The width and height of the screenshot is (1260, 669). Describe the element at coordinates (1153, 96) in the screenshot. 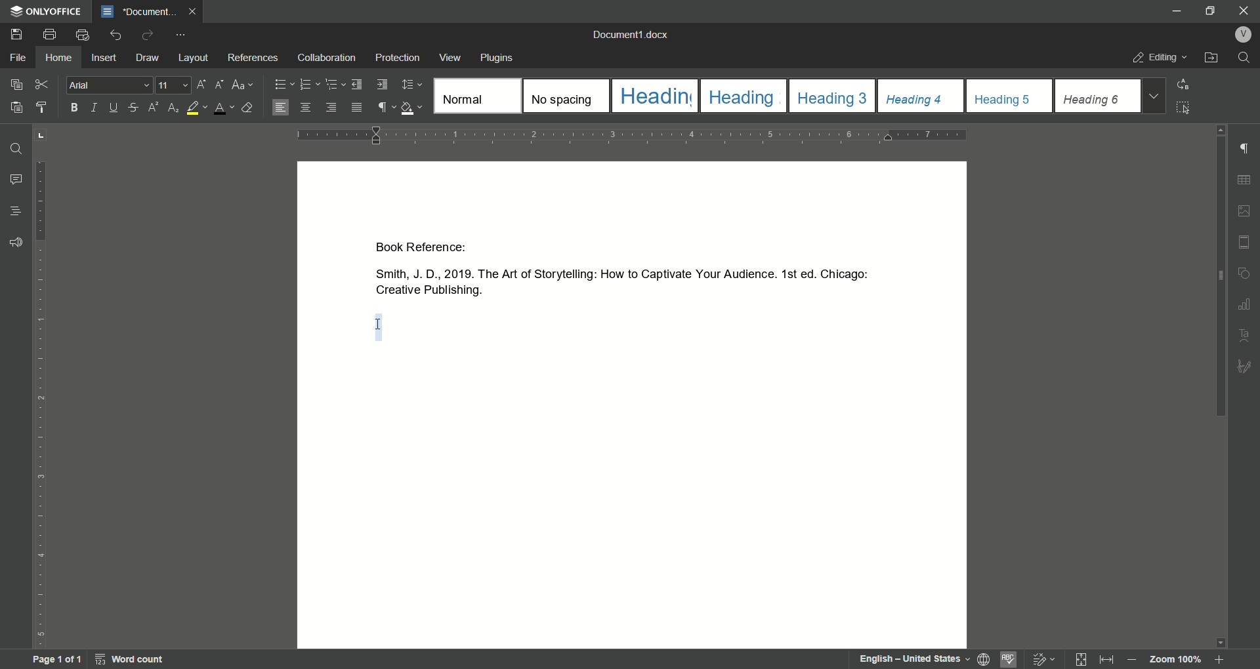

I see `Drop-down ` at that location.